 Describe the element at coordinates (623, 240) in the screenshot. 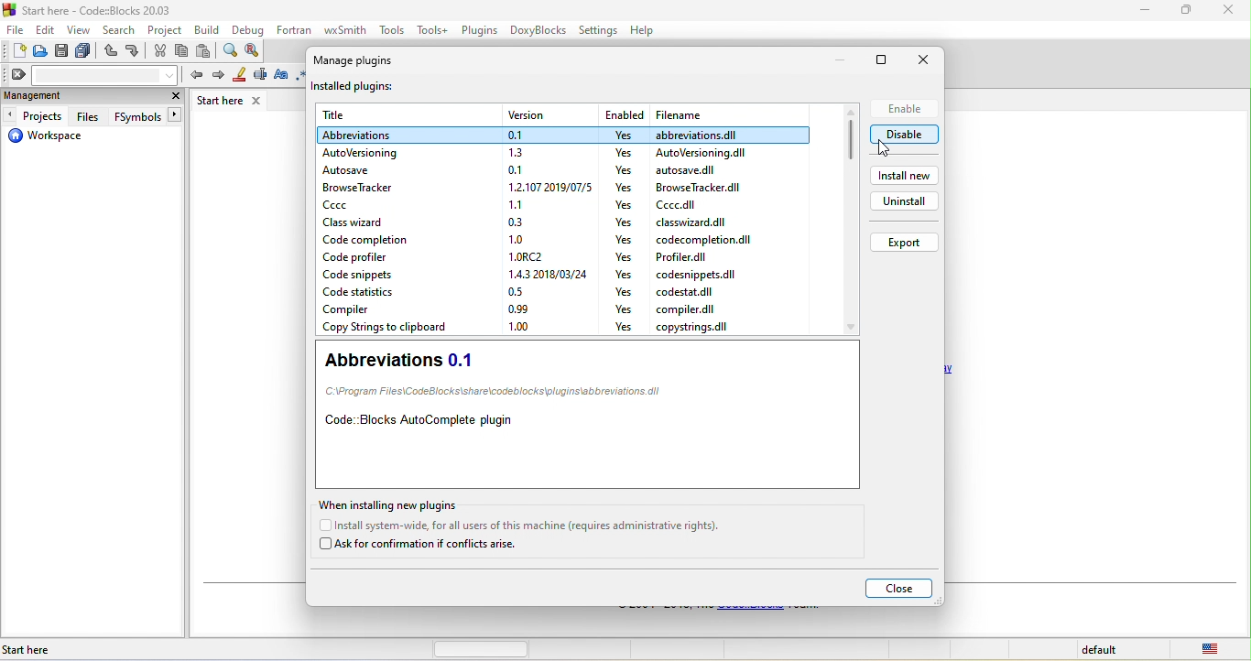

I see `yes` at that location.